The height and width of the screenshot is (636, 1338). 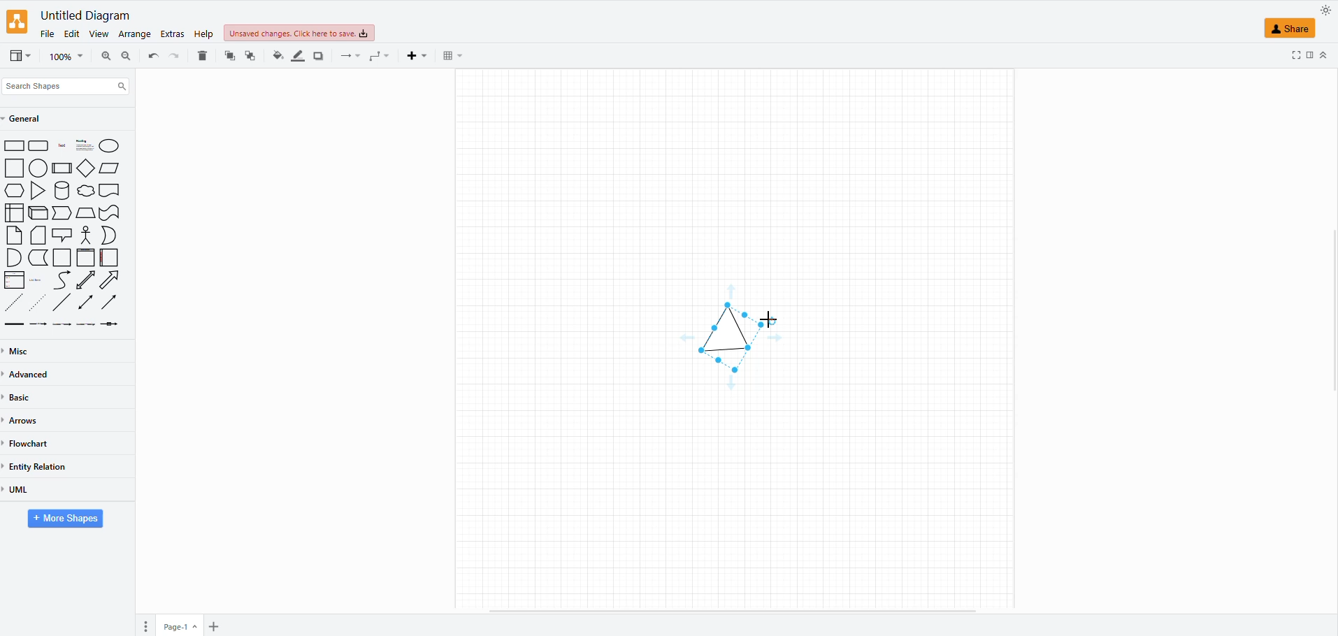 What do you see at coordinates (144, 627) in the screenshot?
I see `pages` at bounding box center [144, 627].